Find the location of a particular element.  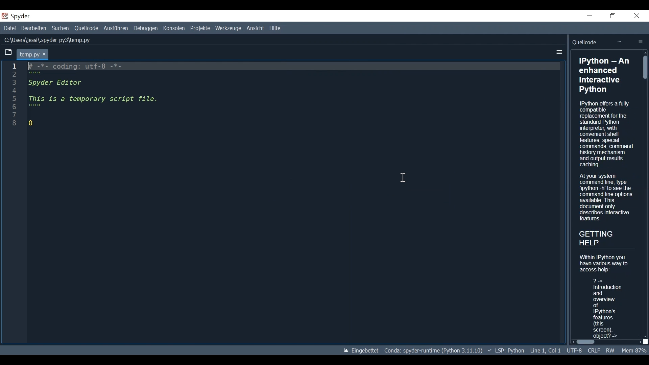

GETTING
HELP is located at coordinates (604, 237).